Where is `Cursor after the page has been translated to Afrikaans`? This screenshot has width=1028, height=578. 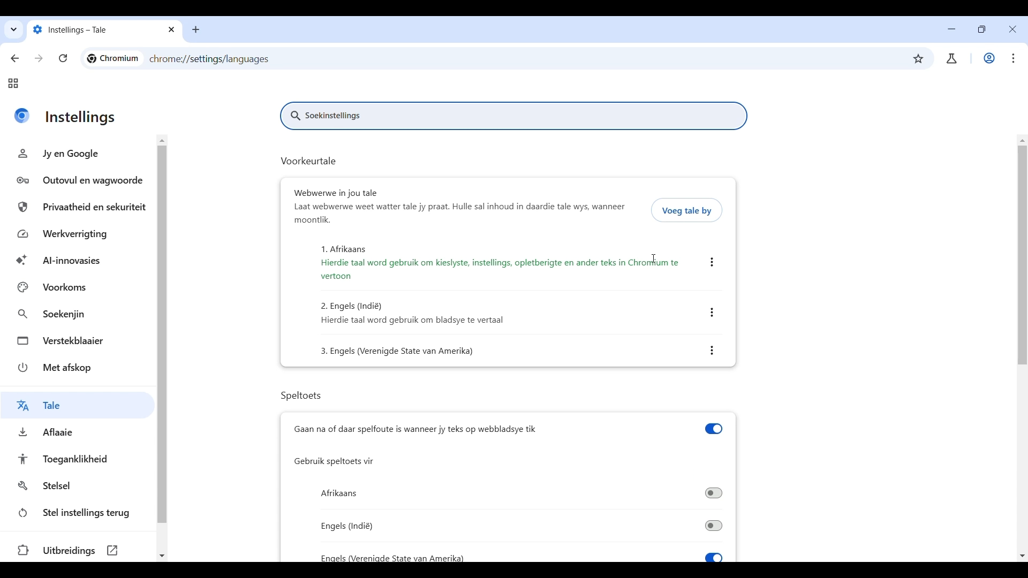 Cursor after the page has been translated to Afrikaans is located at coordinates (654, 258).